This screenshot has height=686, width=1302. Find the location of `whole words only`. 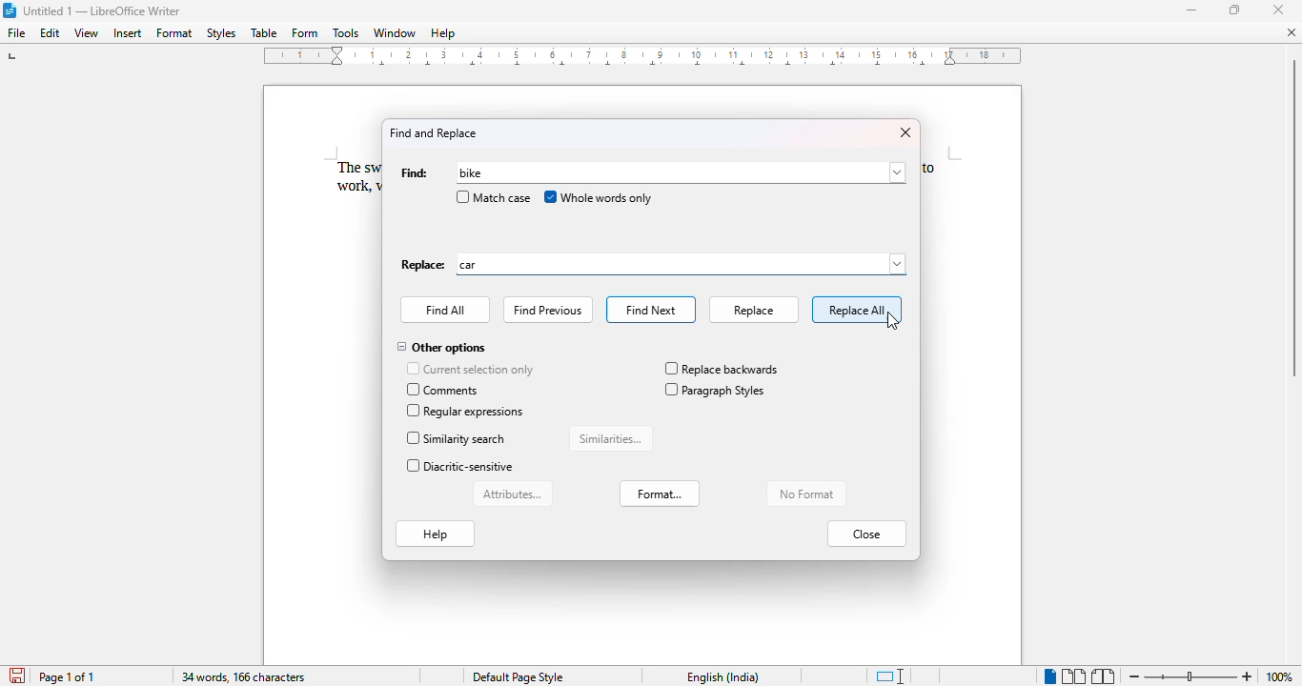

whole words only is located at coordinates (599, 197).